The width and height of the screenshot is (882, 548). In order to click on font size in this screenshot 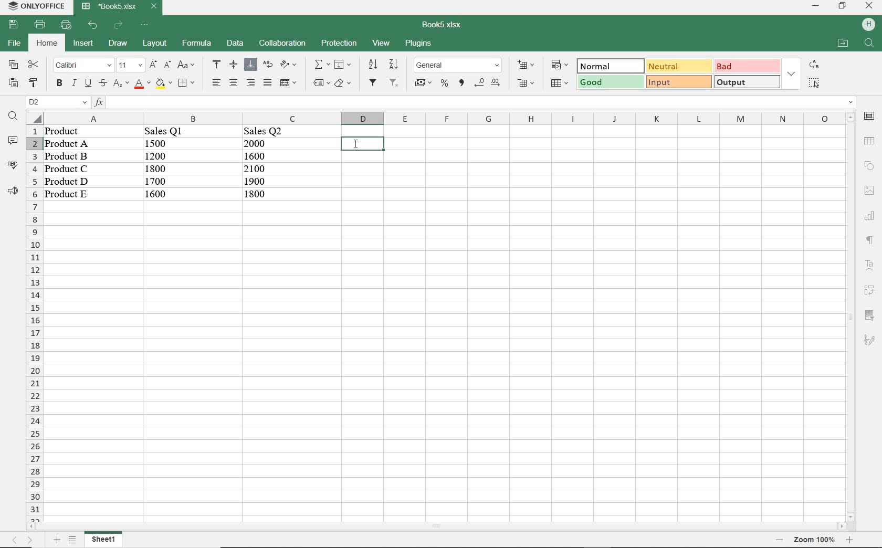, I will do `click(130, 66)`.